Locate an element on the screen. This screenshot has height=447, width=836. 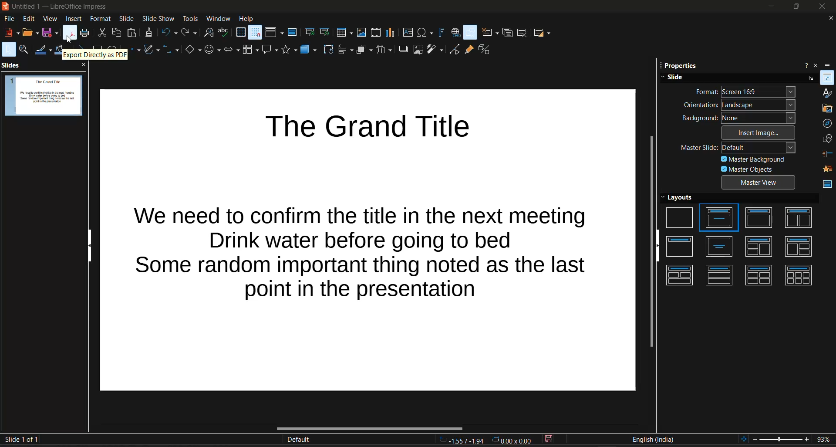
slide is located at coordinates (729, 77).